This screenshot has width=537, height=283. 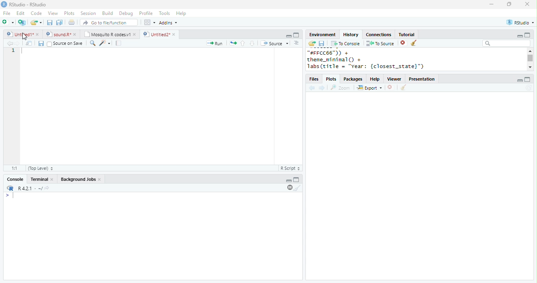 I want to click on RStudio, so click(x=520, y=22).